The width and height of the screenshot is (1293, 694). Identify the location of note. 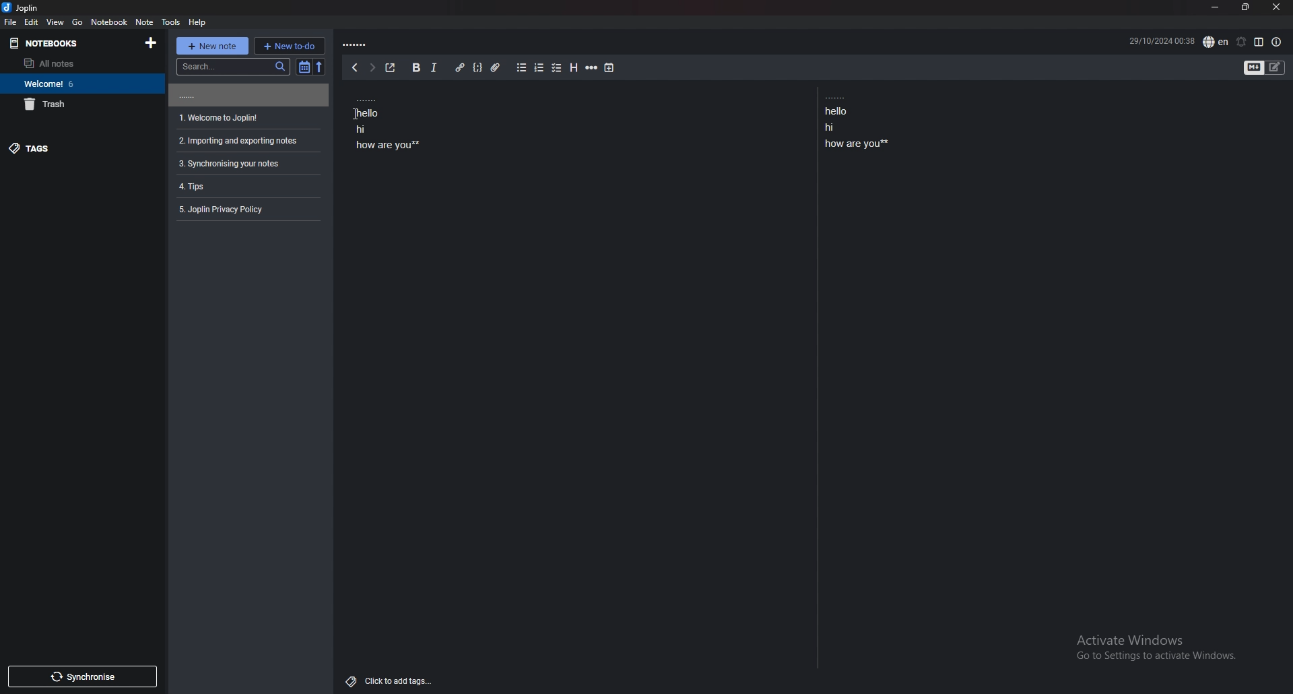
(245, 210).